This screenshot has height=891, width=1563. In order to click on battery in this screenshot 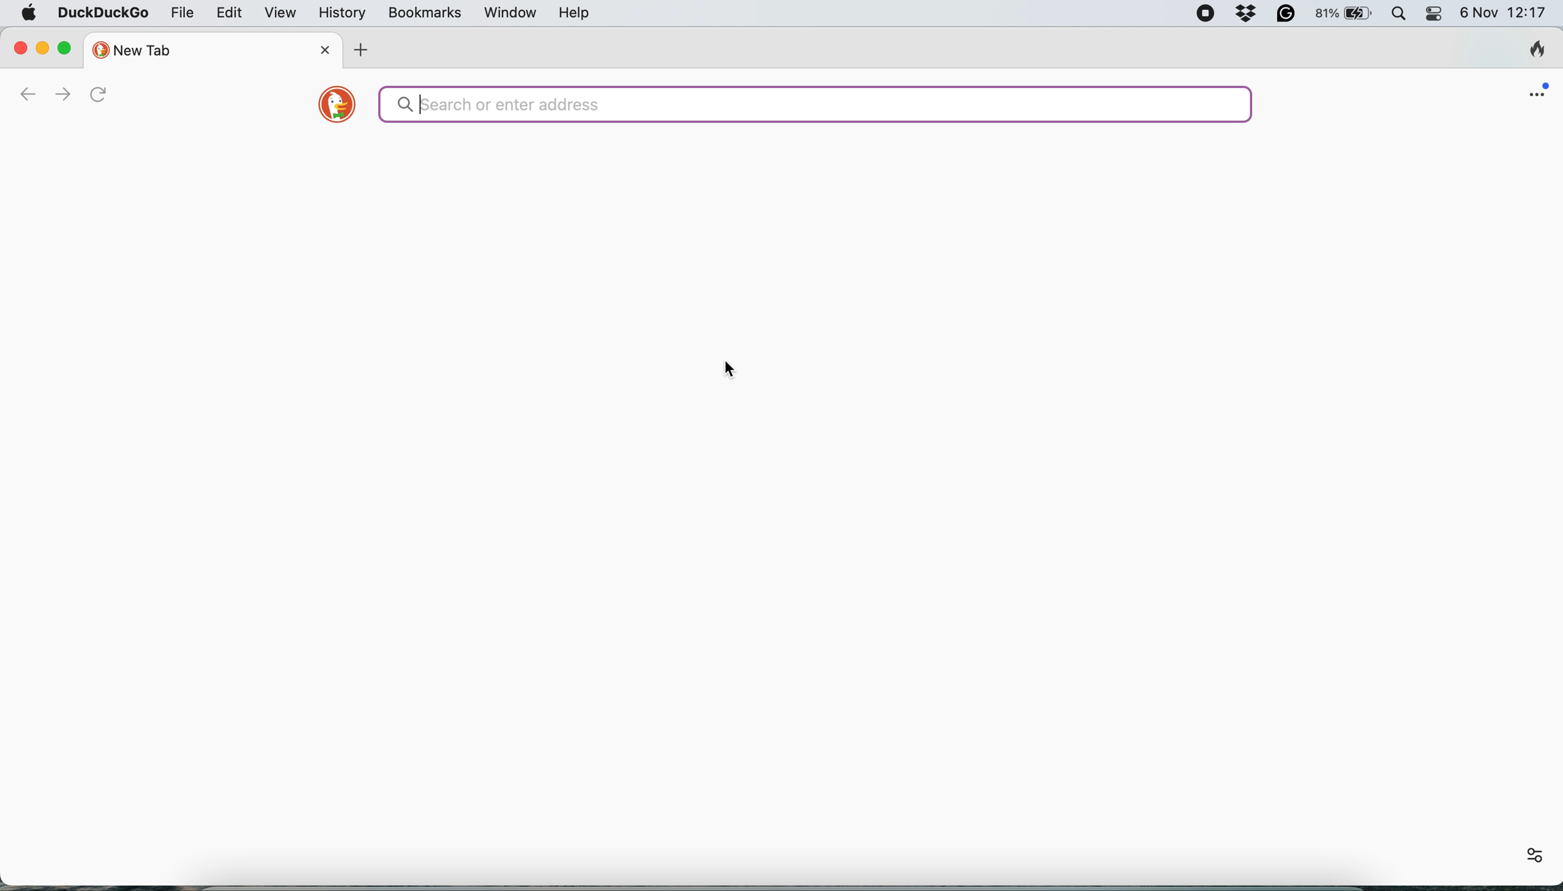, I will do `click(1341, 13)`.